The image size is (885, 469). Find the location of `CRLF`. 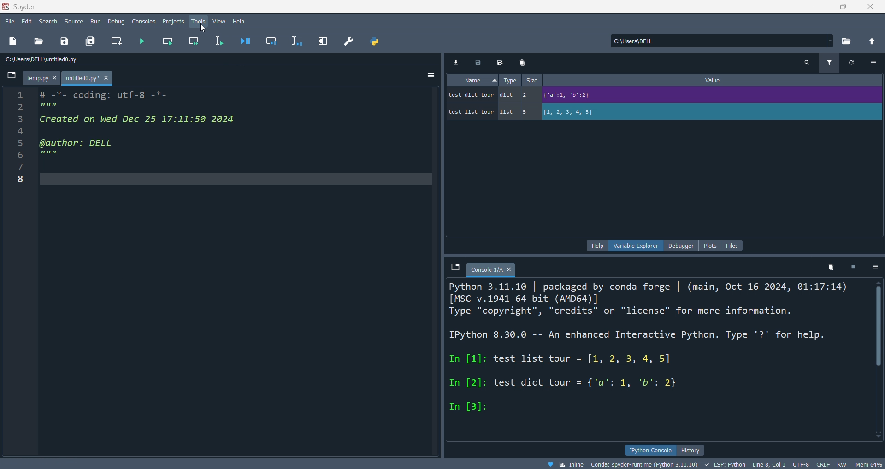

CRLF is located at coordinates (824, 464).